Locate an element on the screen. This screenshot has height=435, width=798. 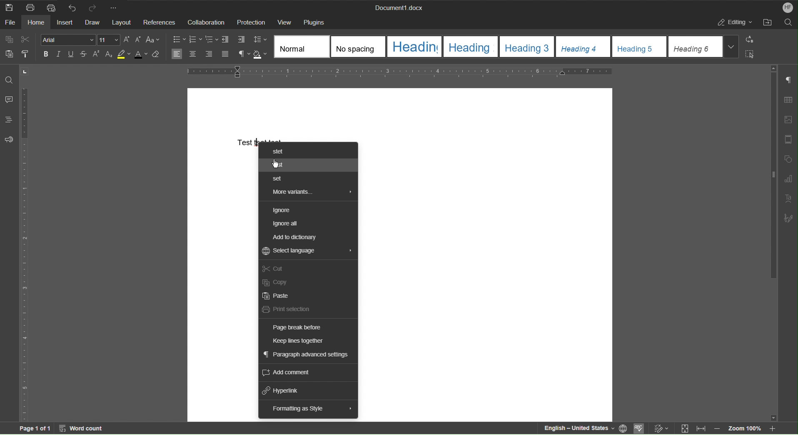
English - United States is located at coordinates (578, 428).